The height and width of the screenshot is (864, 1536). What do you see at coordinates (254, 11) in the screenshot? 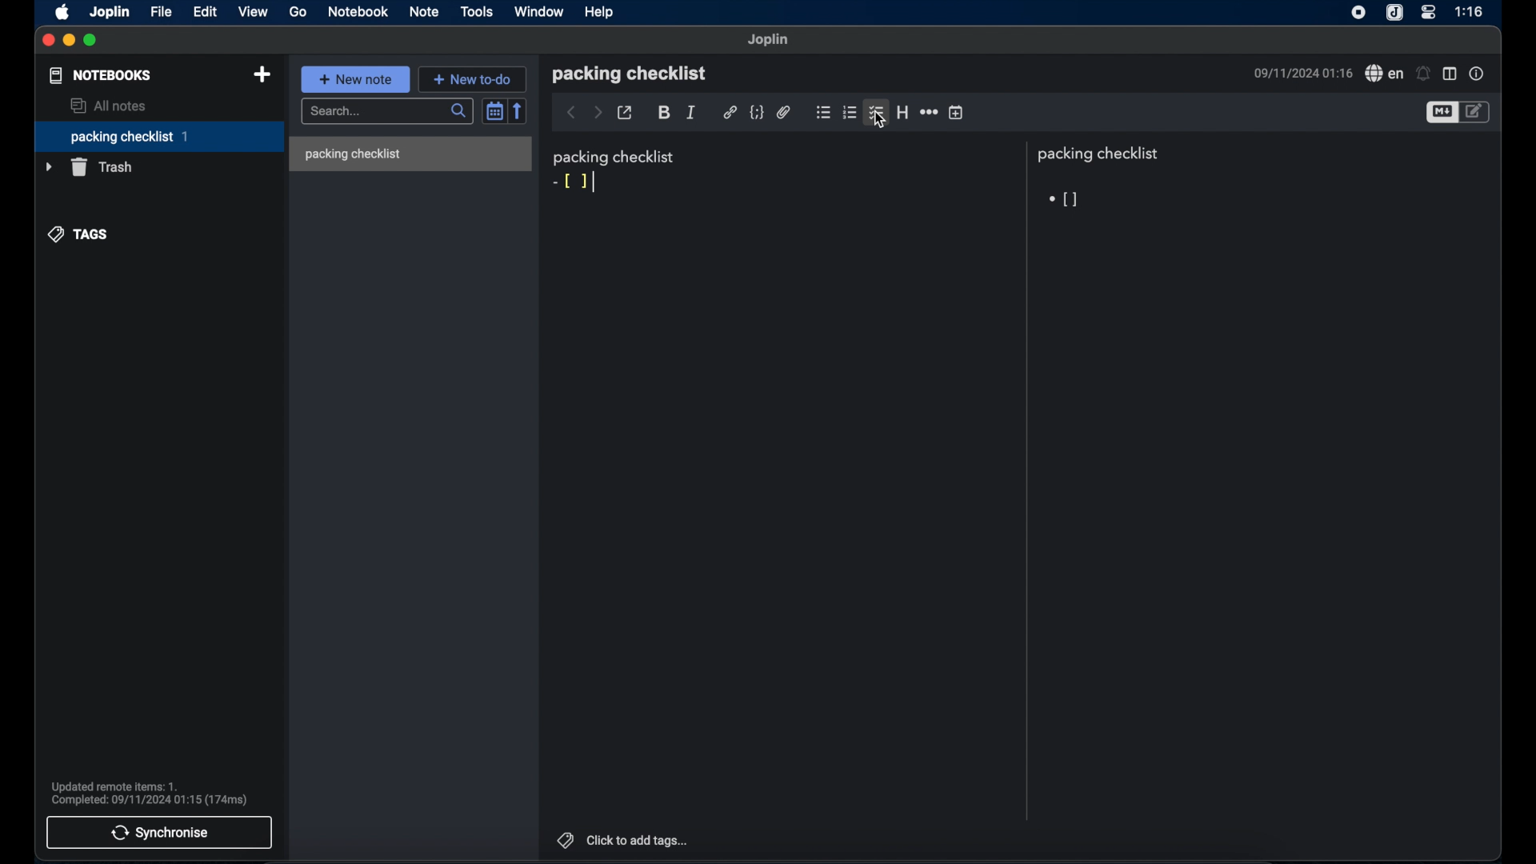
I see `view` at bounding box center [254, 11].